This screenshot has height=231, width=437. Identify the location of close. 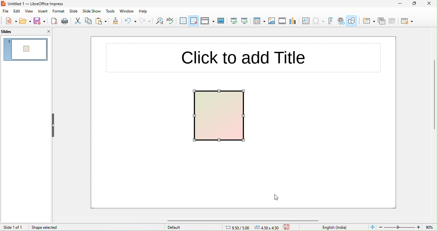
(430, 4).